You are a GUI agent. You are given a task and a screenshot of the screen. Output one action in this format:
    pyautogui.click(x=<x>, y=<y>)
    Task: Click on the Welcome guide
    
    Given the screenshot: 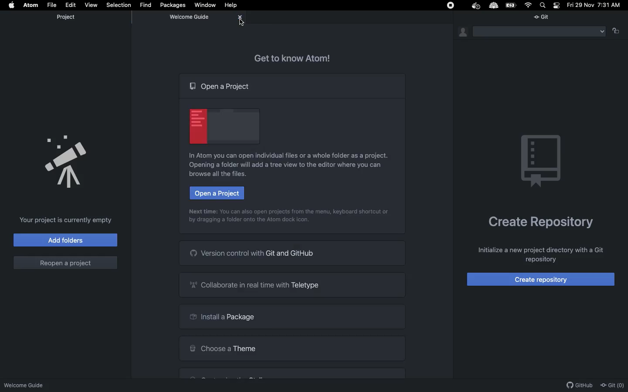 What is the action you would take?
    pyautogui.click(x=28, y=385)
    